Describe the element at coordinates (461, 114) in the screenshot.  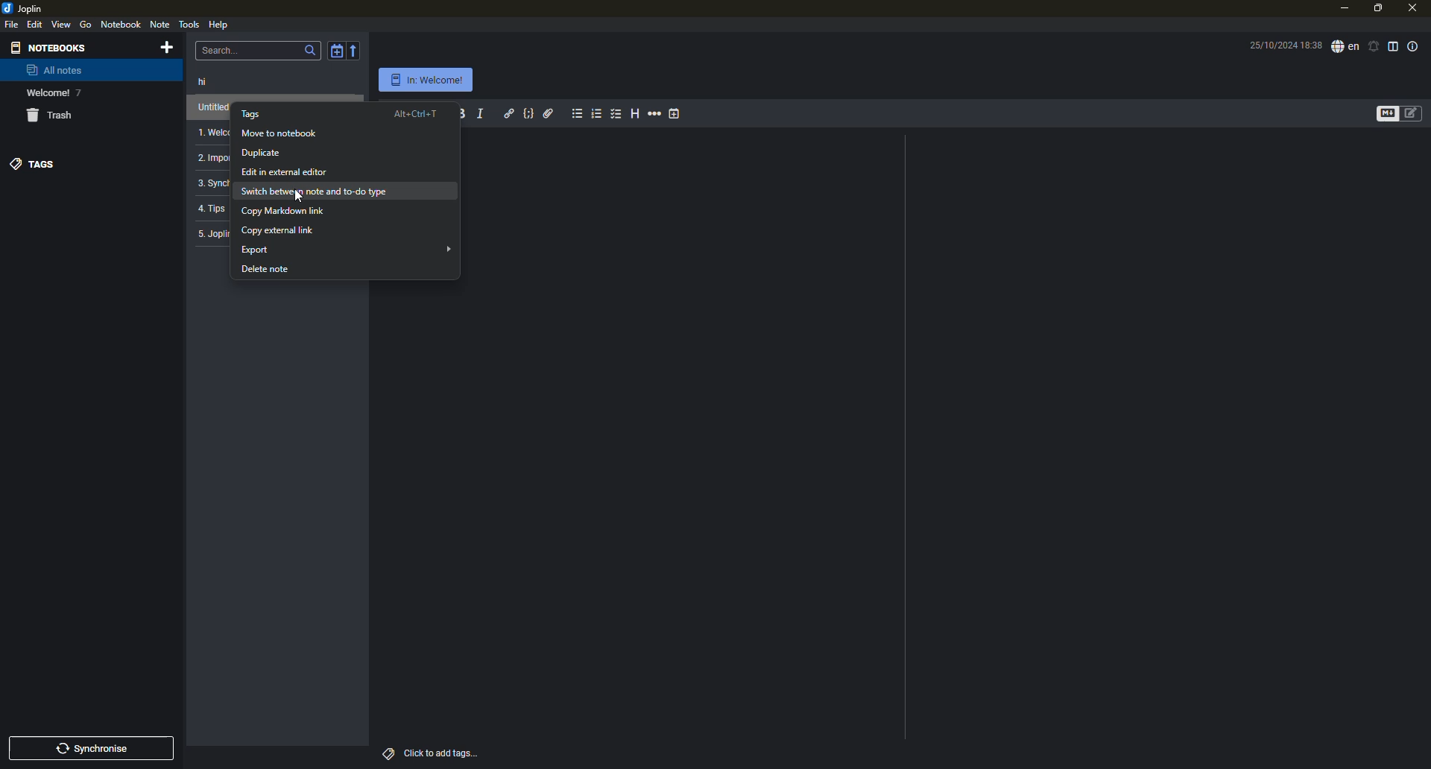
I see `bold` at that location.